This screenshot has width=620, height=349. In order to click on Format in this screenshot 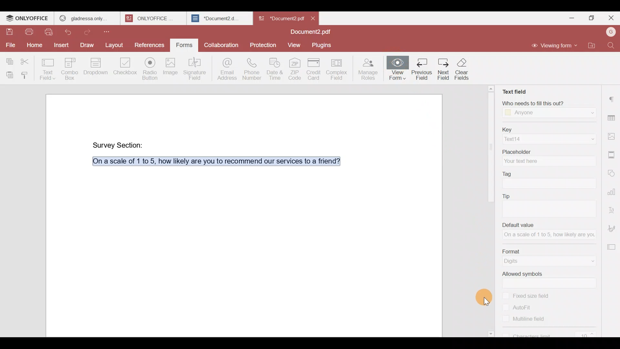, I will do `click(549, 250)`.